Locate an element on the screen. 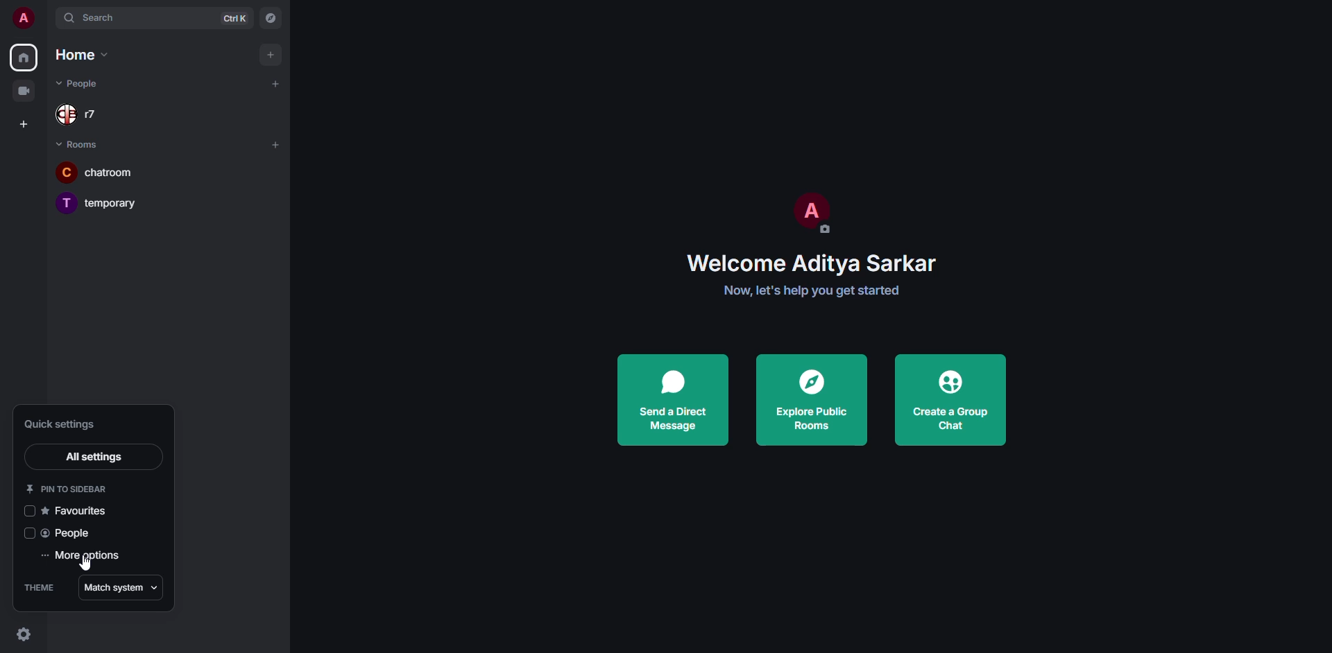  get started is located at coordinates (817, 291).